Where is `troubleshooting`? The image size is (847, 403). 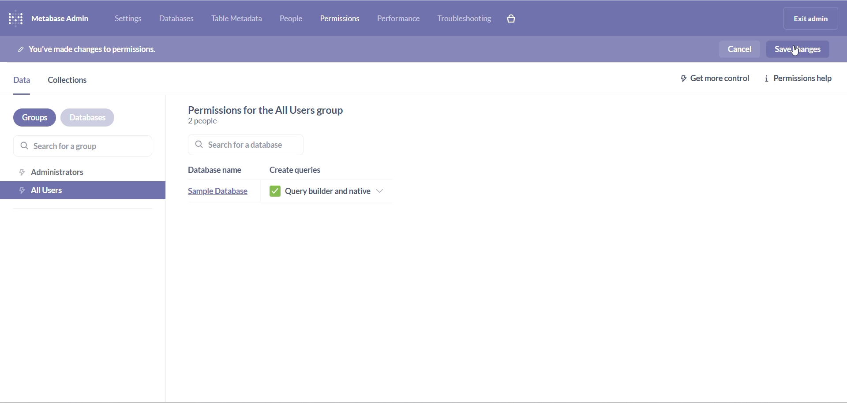 troubleshooting is located at coordinates (469, 20).